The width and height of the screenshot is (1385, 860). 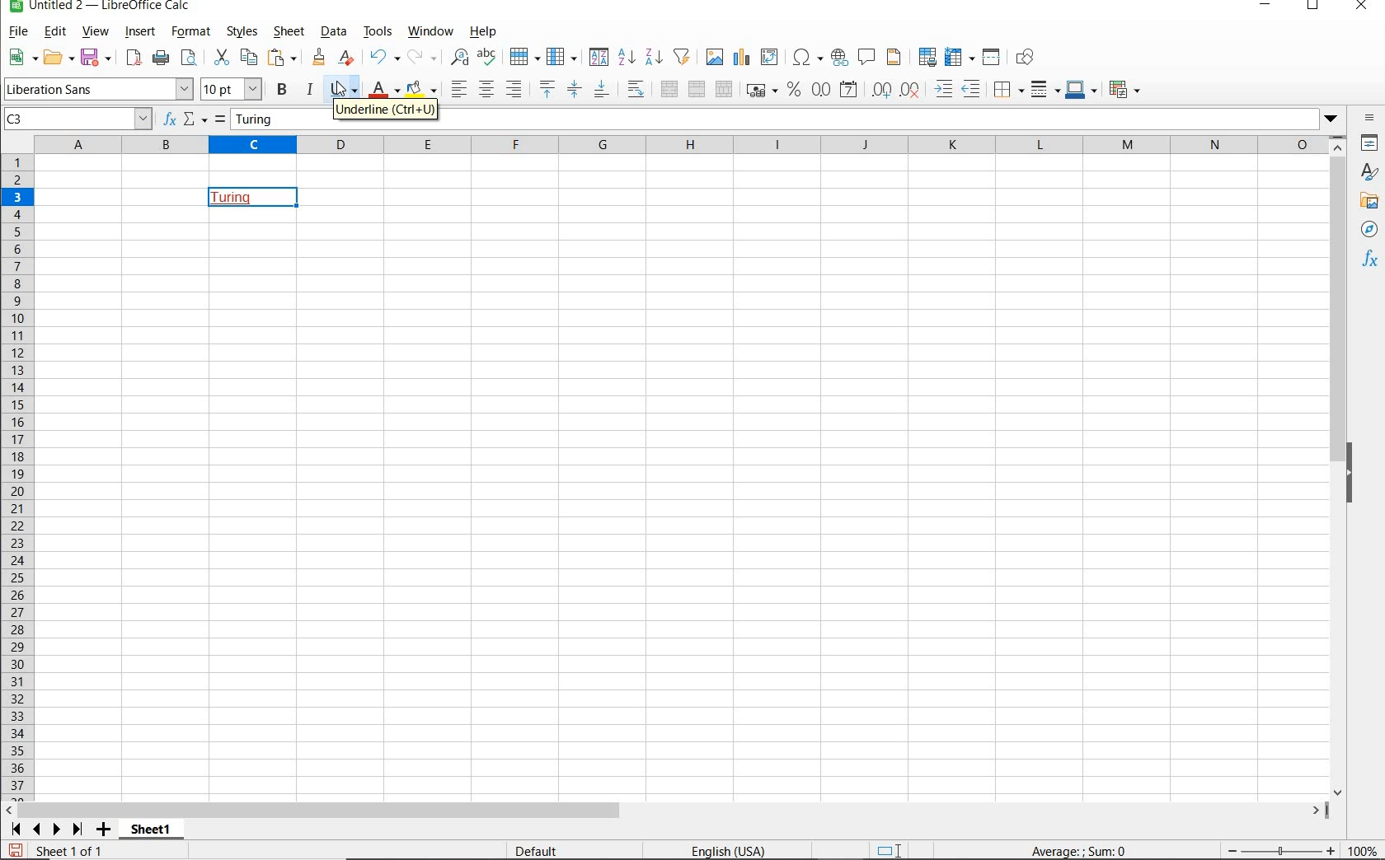 I want to click on TEXT LANGUAGE, so click(x=723, y=851).